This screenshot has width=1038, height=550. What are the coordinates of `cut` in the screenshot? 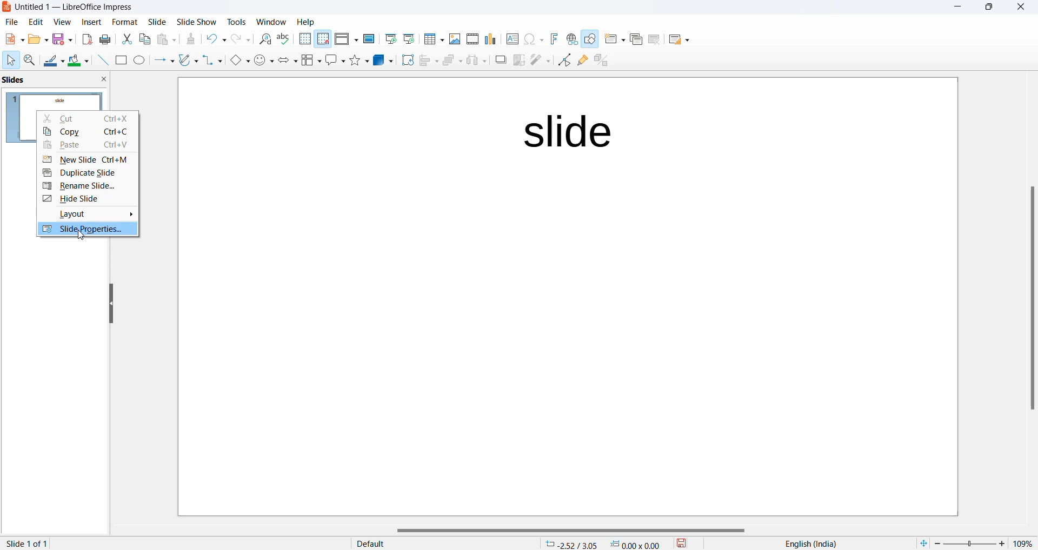 It's located at (89, 119).